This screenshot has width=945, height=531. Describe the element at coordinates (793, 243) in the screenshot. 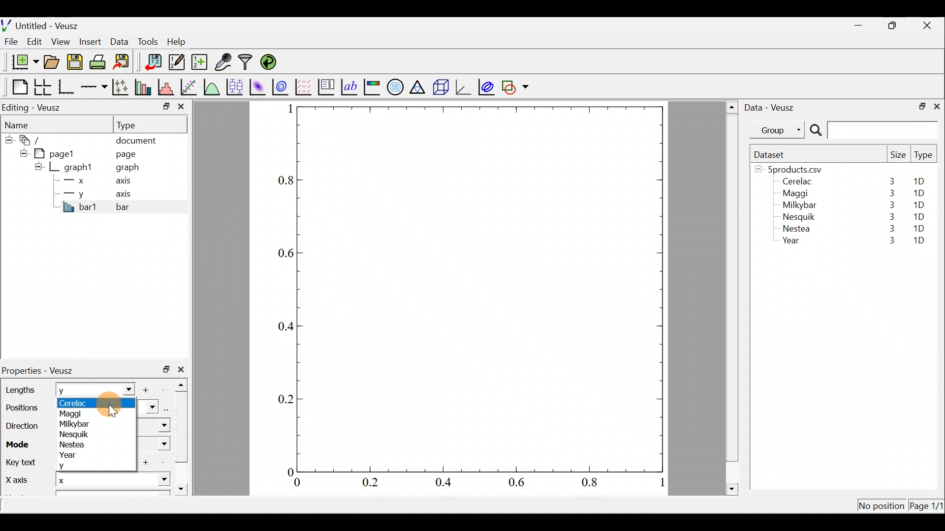

I see `Year` at that location.